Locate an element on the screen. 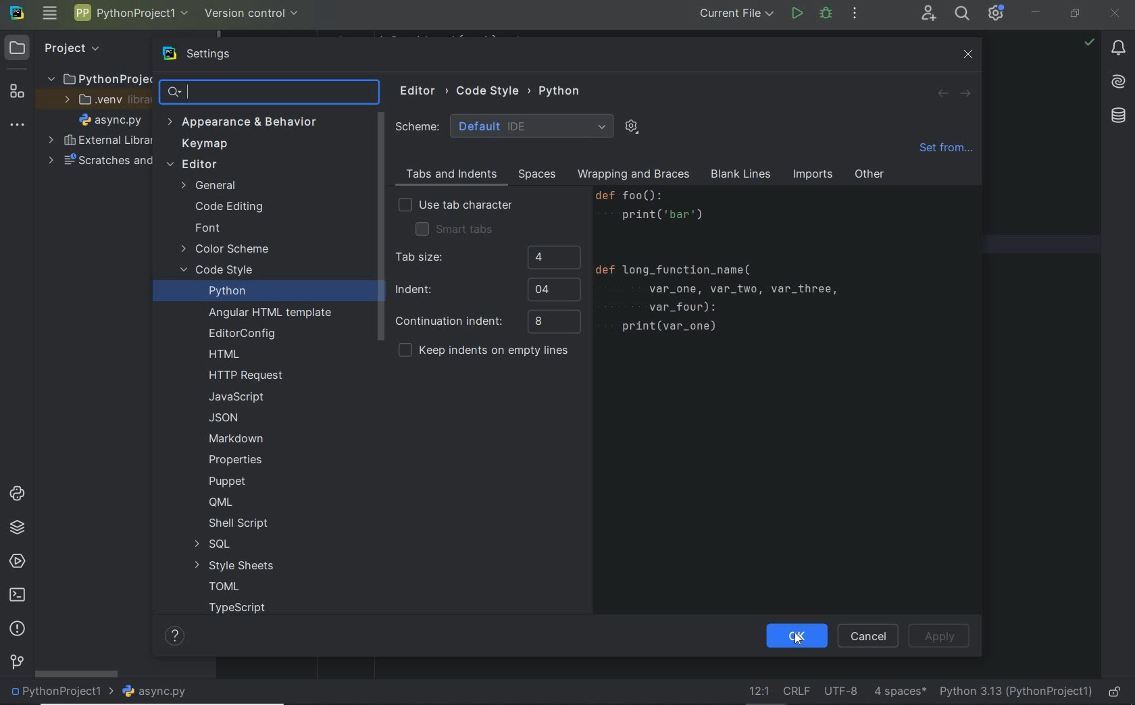 The image size is (1135, 705). PUPPET is located at coordinates (230, 481).